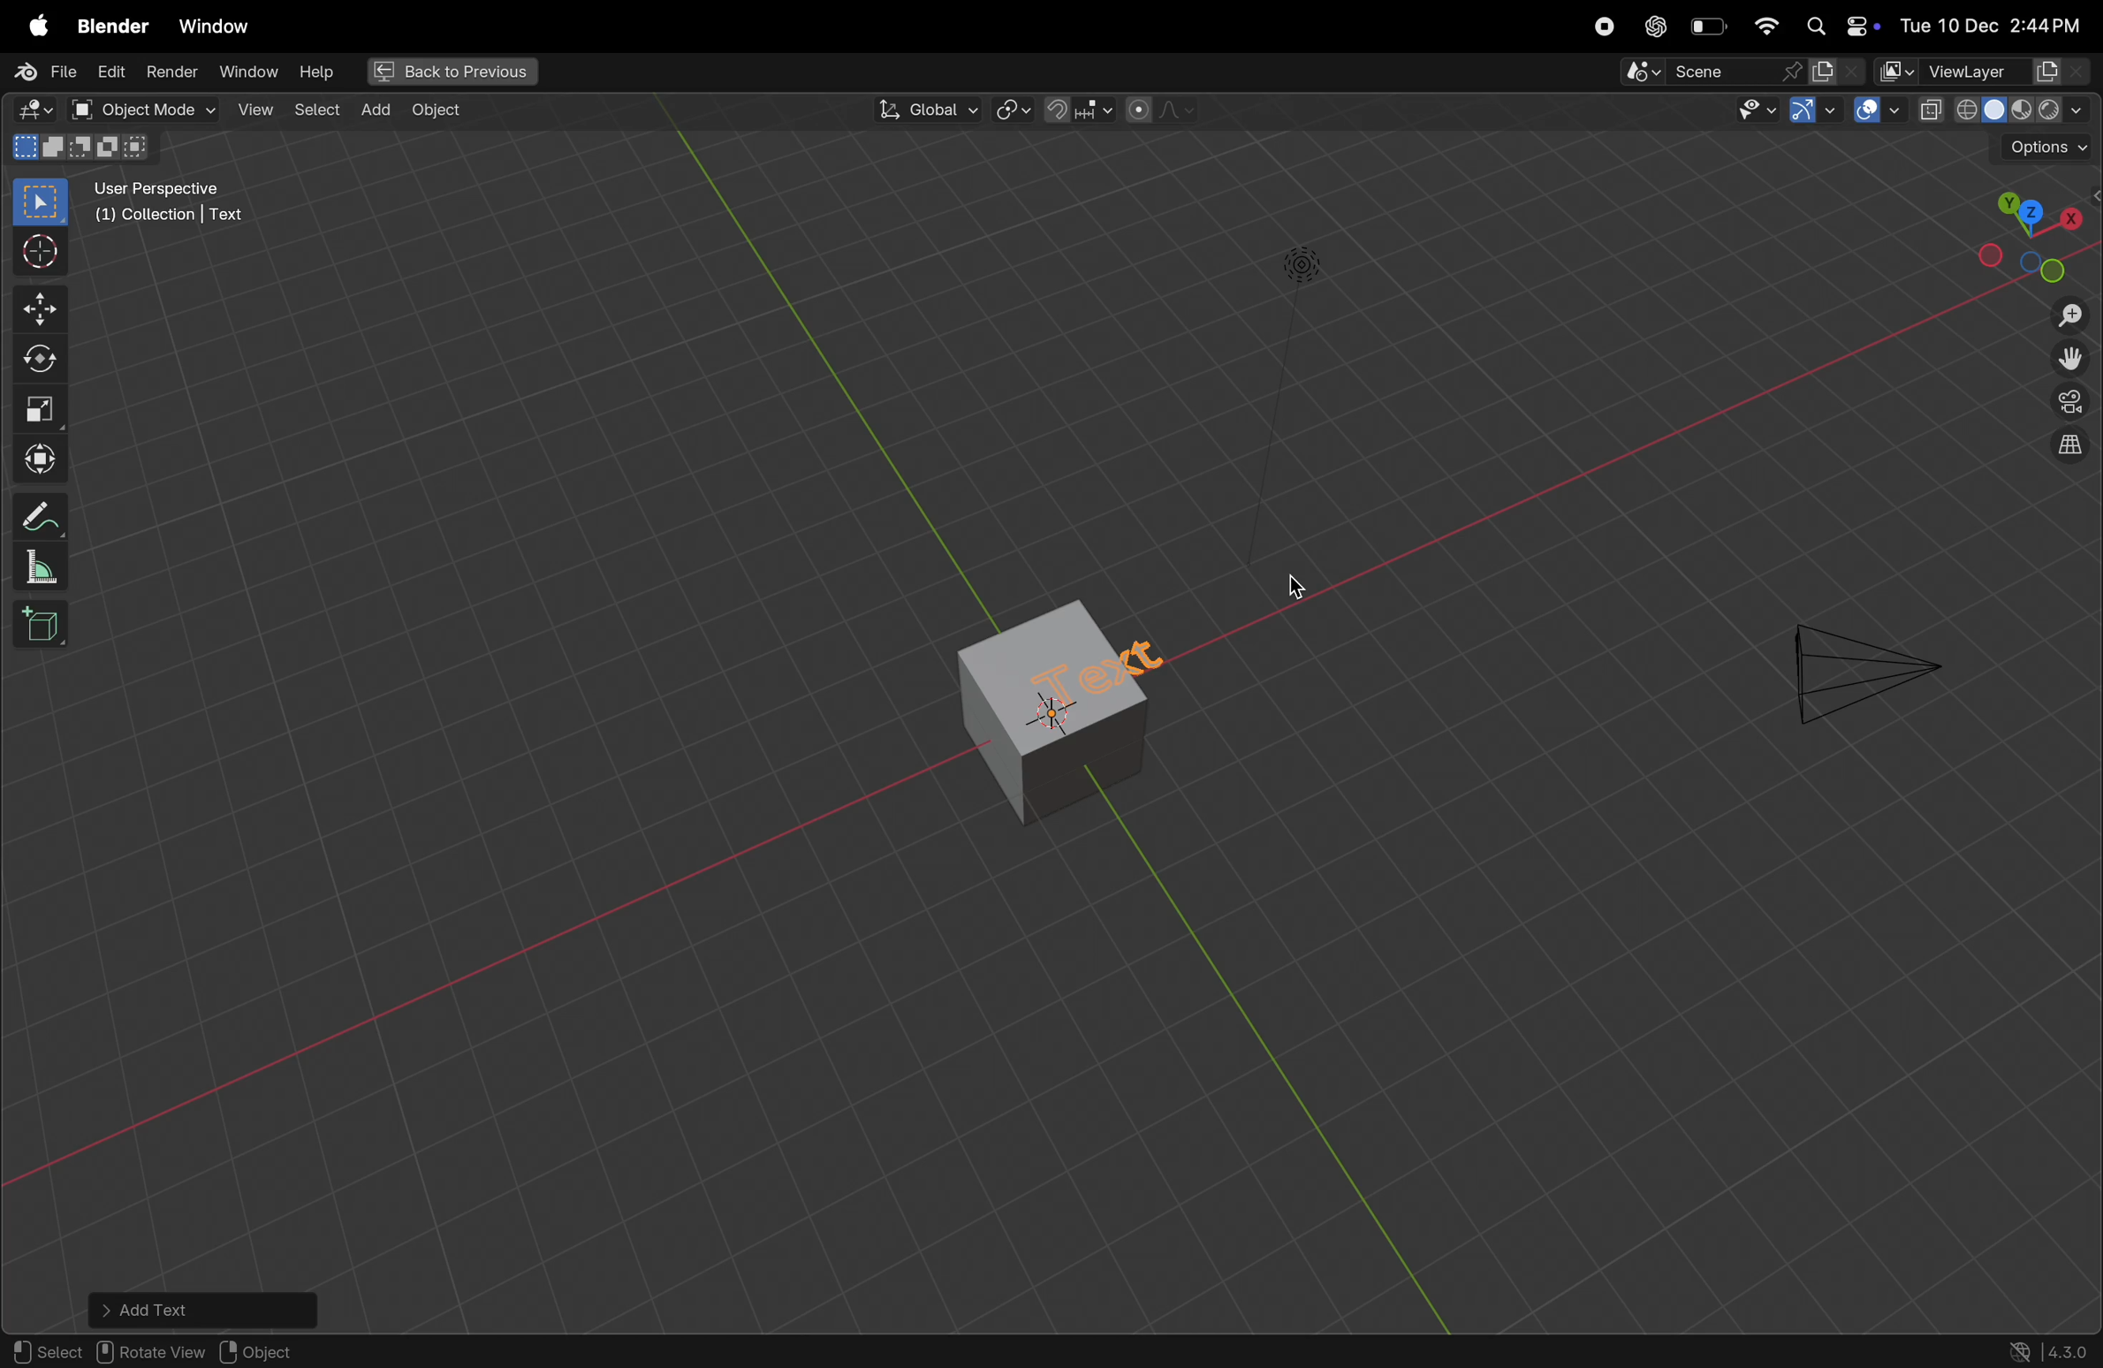 This screenshot has width=2103, height=1368. What do you see at coordinates (1755, 114) in the screenshot?
I see `visibility` at bounding box center [1755, 114].